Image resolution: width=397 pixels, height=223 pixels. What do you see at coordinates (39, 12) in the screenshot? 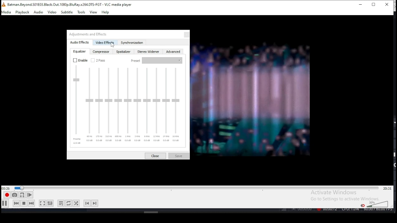
I see `audio` at bounding box center [39, 12].